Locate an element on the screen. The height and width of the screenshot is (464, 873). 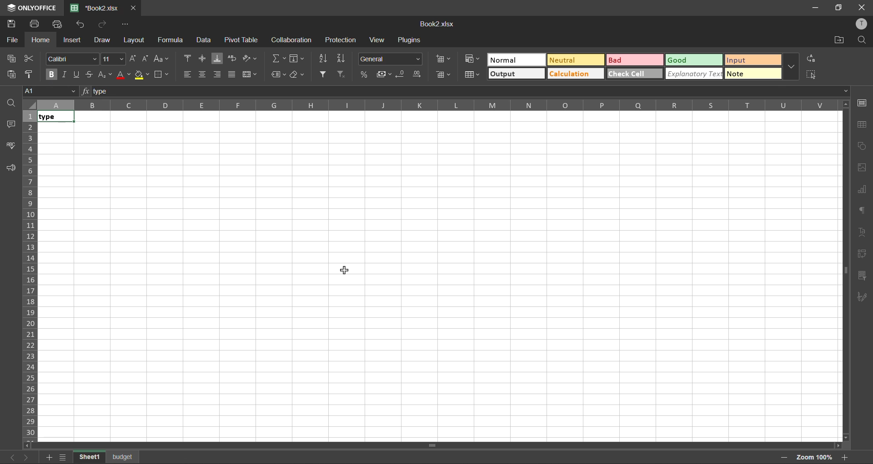
undo is located at coordinates (81, 25).